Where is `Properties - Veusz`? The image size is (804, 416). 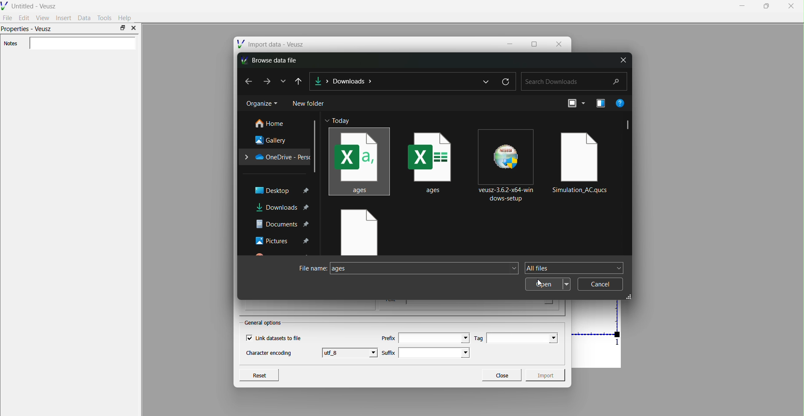
Properties - Veusz is located at coordinates (28, 30).